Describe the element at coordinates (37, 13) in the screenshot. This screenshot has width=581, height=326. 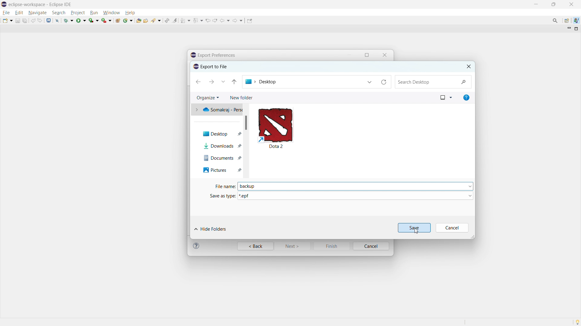
I see `navigate` at that location.